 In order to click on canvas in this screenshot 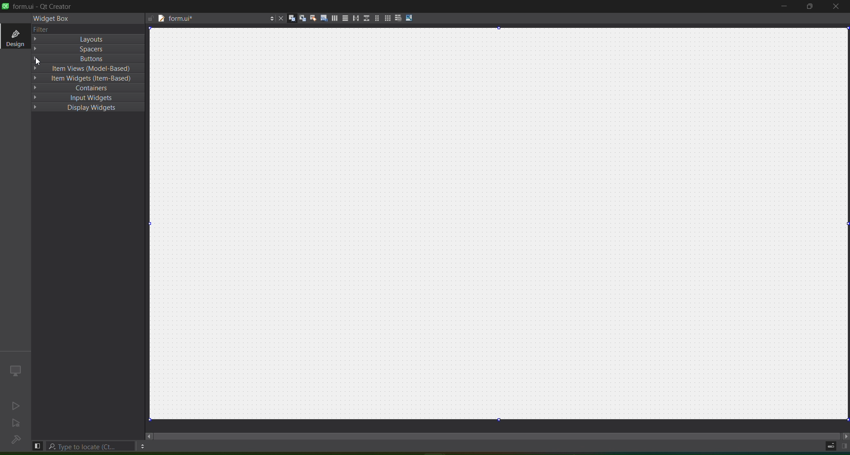, I will do `click(500, 224)`.